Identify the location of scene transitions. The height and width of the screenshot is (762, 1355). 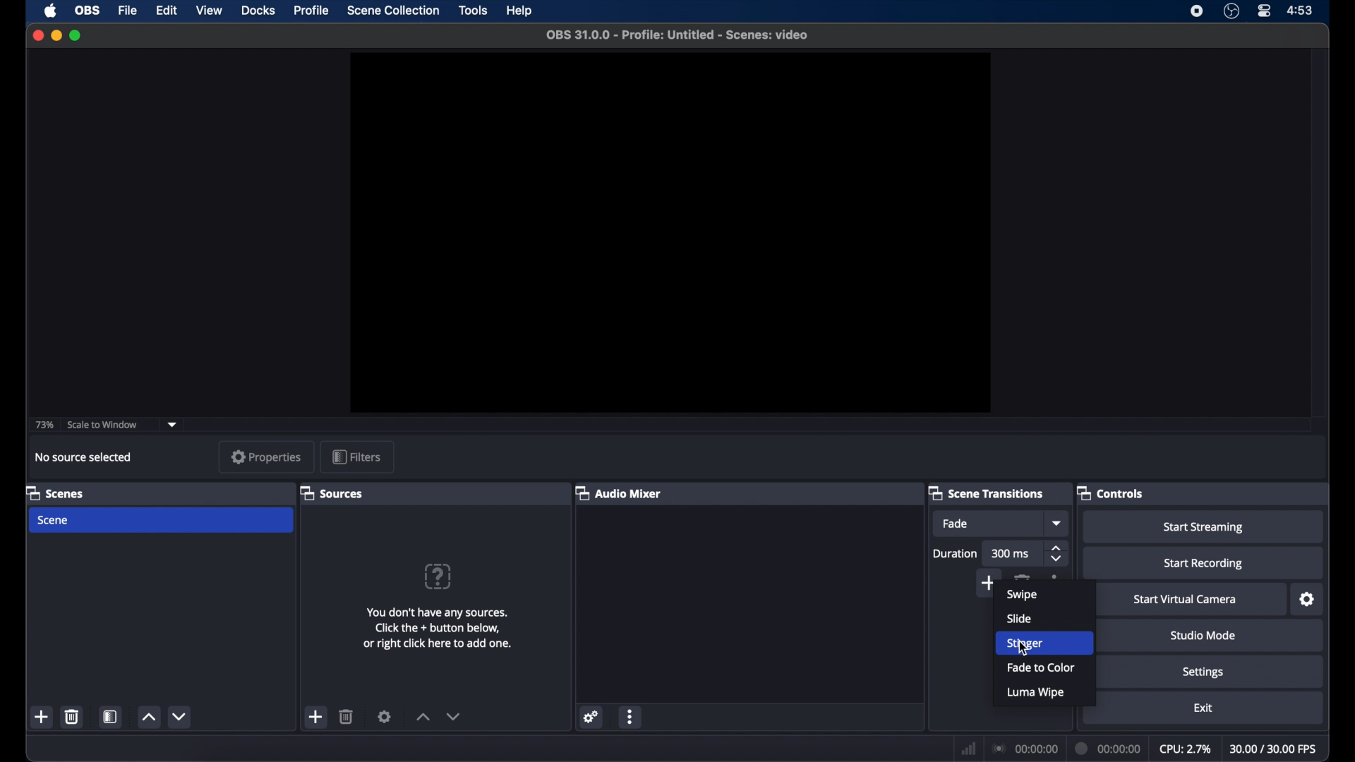
(987, 492).